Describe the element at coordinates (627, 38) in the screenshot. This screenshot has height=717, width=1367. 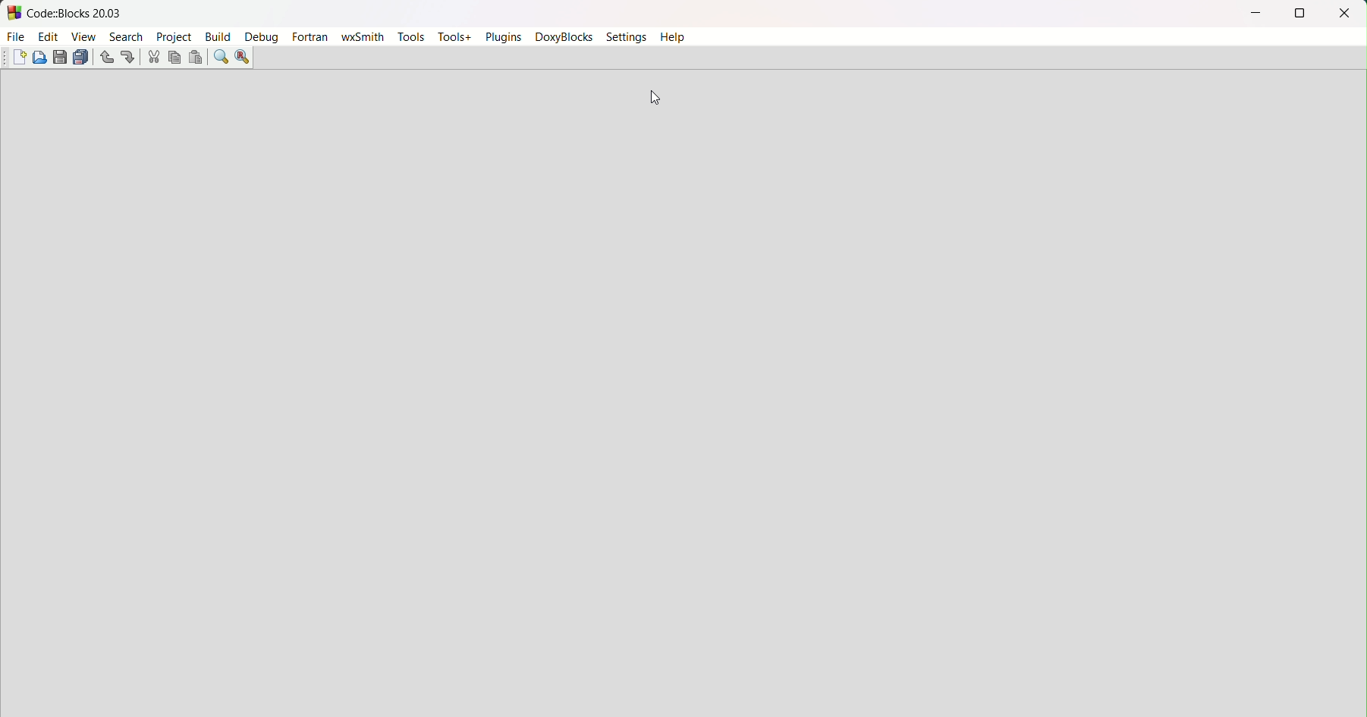
I see `settings` at that location.